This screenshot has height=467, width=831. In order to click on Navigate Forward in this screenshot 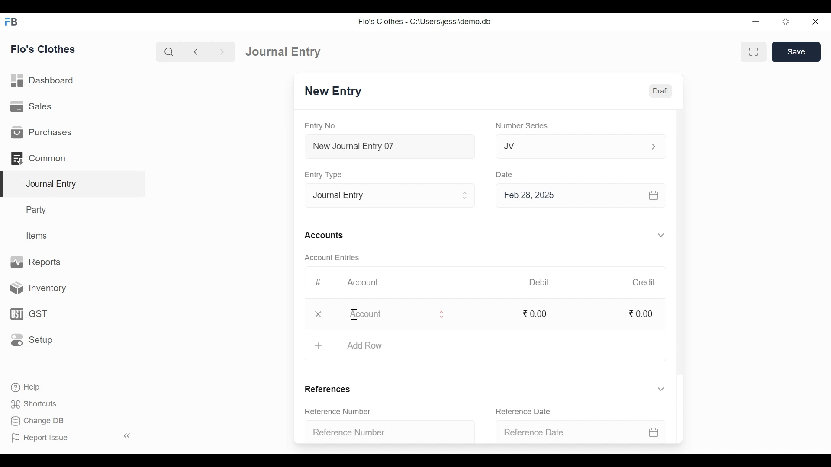, I will do `click(222, 52)`.